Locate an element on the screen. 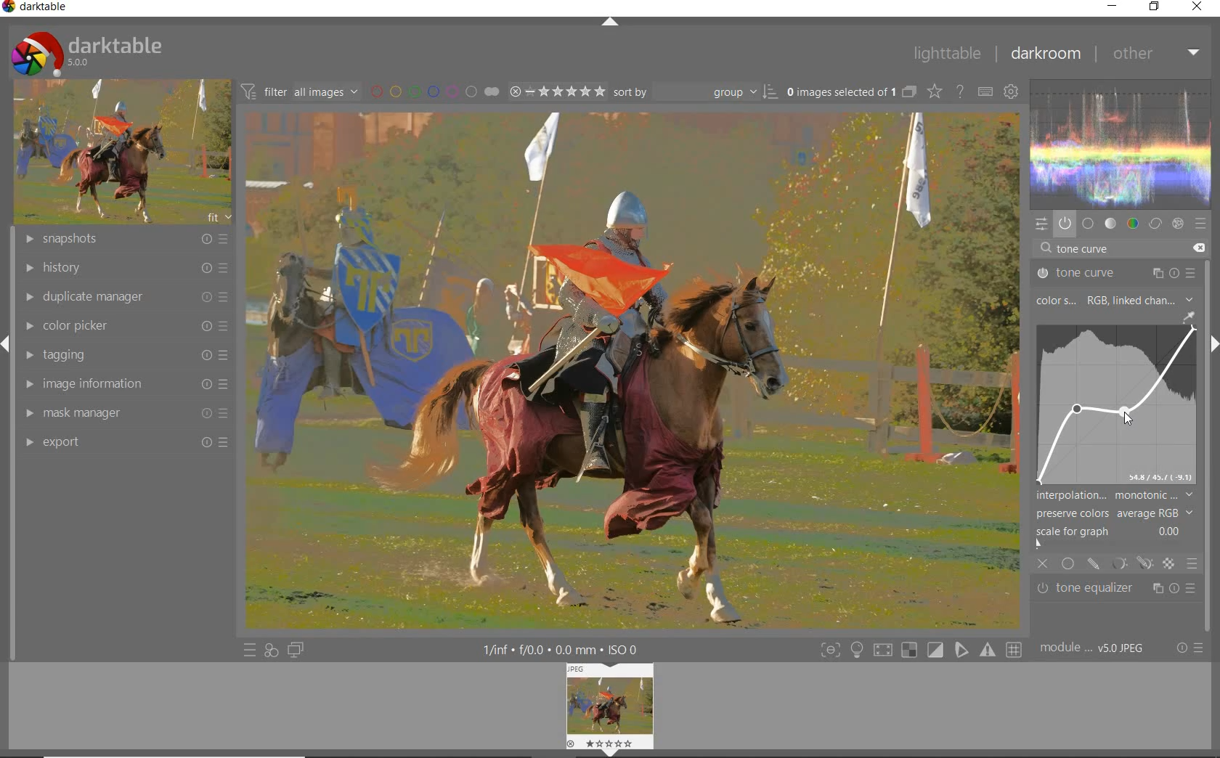  color is located at coordinates (1134, 224).